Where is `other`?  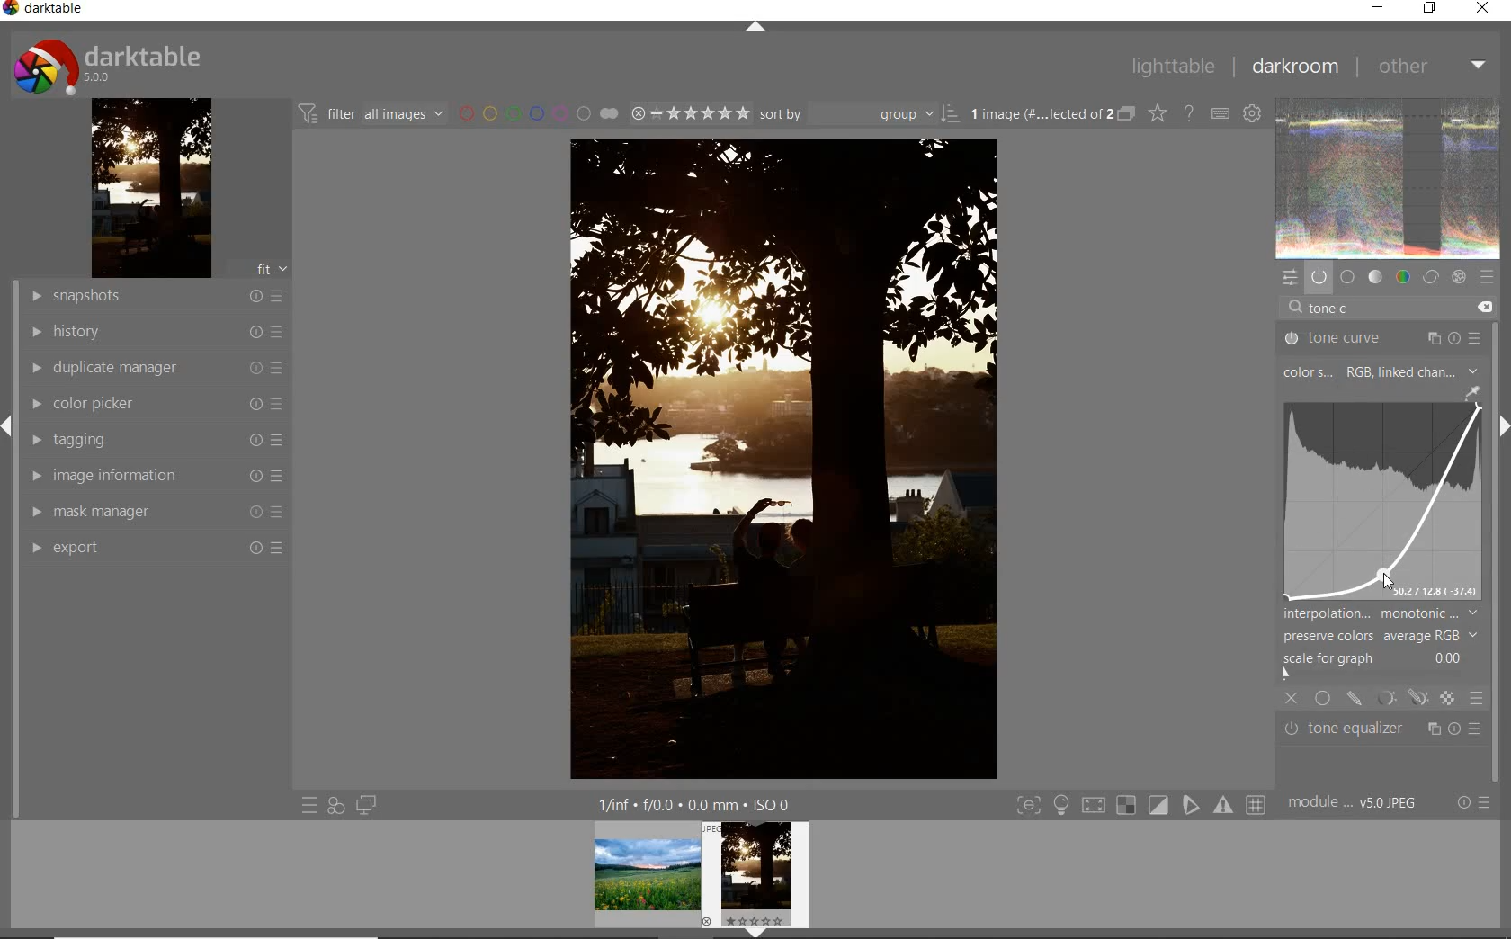 other is located at coordinates (1428, 65).